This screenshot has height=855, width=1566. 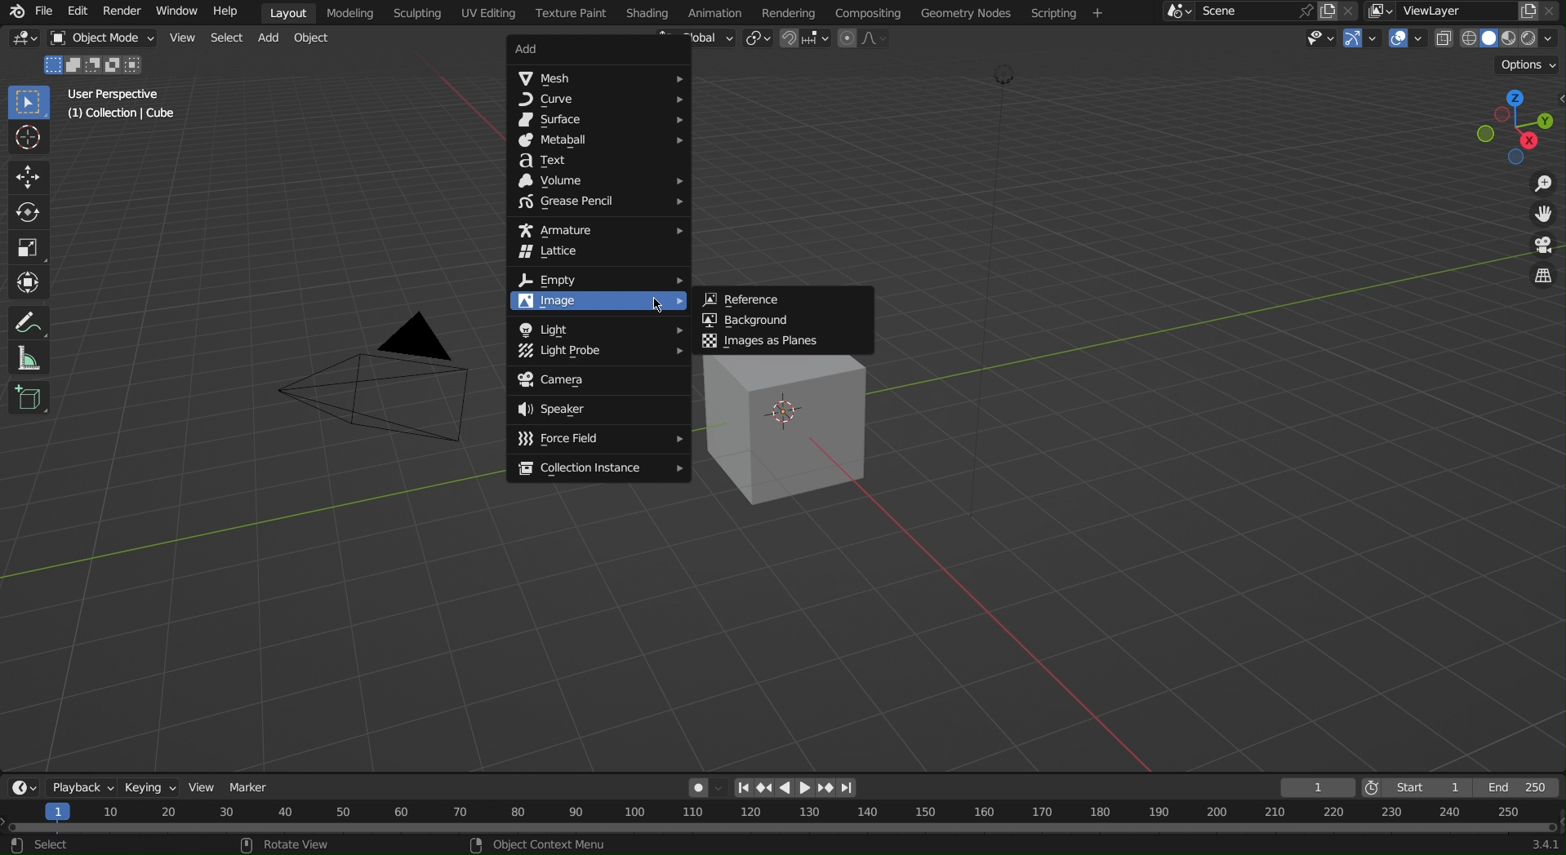 I want to click on Keying, so click(x=146, y=786).